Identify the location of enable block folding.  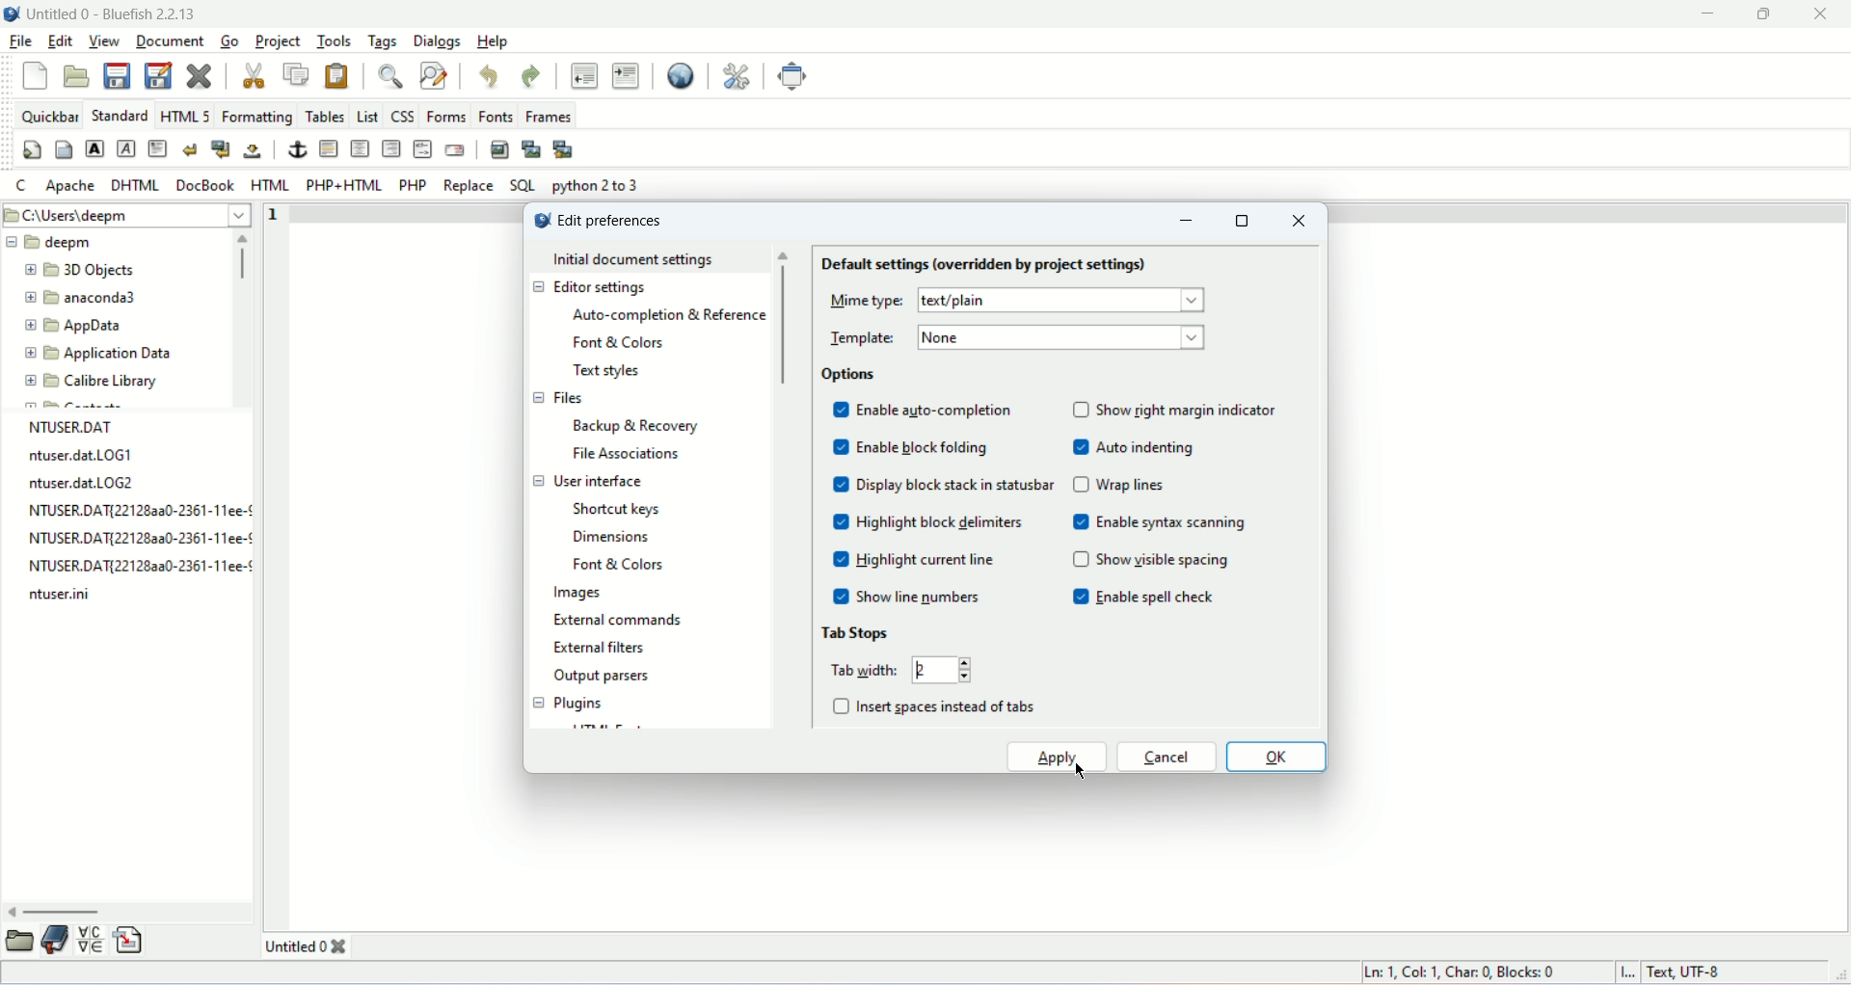
(927, 449).